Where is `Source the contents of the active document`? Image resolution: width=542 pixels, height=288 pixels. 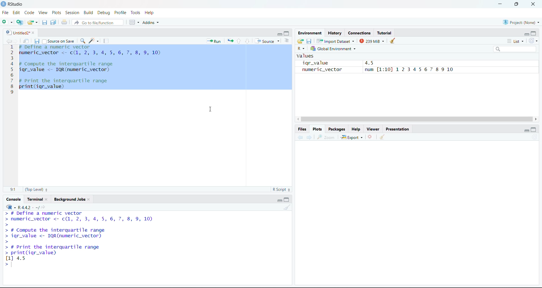
Source the contents of the active document is located at coordinates (268, 41).